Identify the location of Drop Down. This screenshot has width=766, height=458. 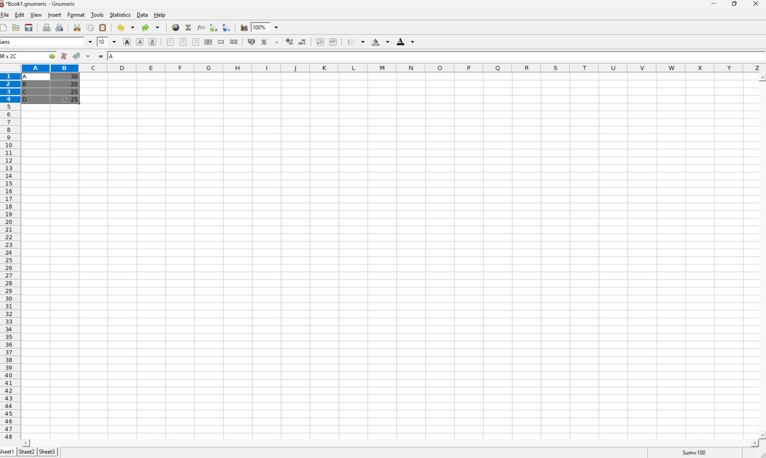
(114, 41).